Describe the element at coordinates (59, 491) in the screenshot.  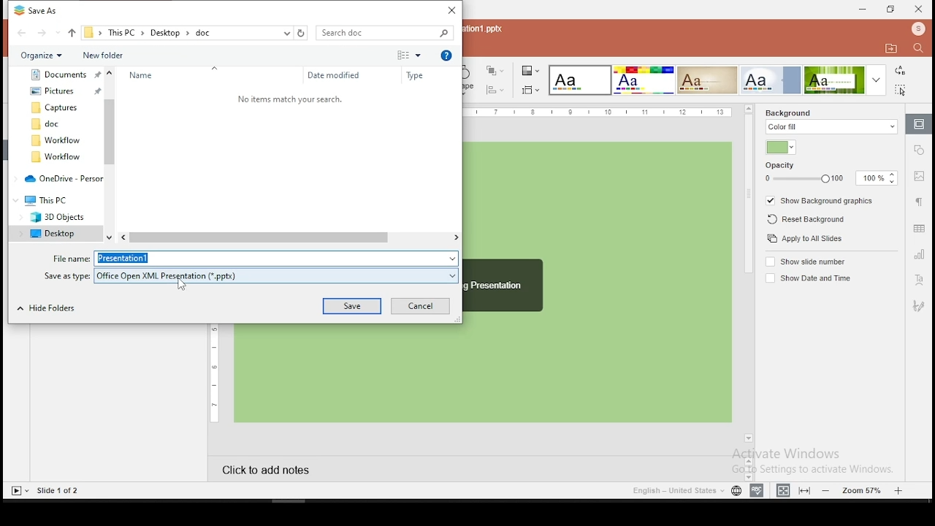
I see `Slide 1 of 2` at that location.